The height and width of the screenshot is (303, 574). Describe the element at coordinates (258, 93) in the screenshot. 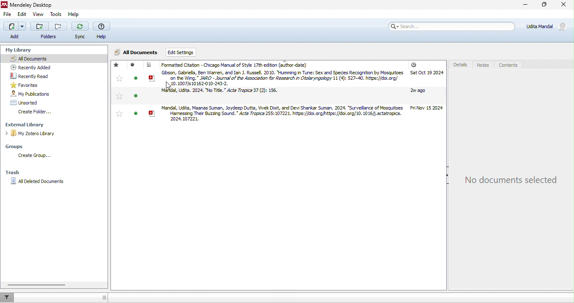

I see `Formatted Citation - Chicago Manual of Style 17th edition (suthor-date)

Gbson, Gabriela, Ben Warren, and Ian J. Russel. 2010. "Humming in Tune: Sex and Specs Recogritin by Mosquitoes.
on the Wing.” JARO - Journal of the Association for Research in Otolaryngology 11 (4): 5270. hts: jdoi.oral

[yo 0710182012432
, Udita. 2024. Mo Tie.” Acta Tropica 37 (2): 156.

Mandal, Udta, Maanas Suman, Joydeep Dutta, Vivek Dit, and Devi Sharkar Suman. 2024. “Survedlance of Mosquitoes
Harnessing Ther Buzzing Sound.” Acta T700ica 255: 107221. https:/dol.org ttos:/dol.org/ 10. 1016. actatropica.
024107221.` at that location.